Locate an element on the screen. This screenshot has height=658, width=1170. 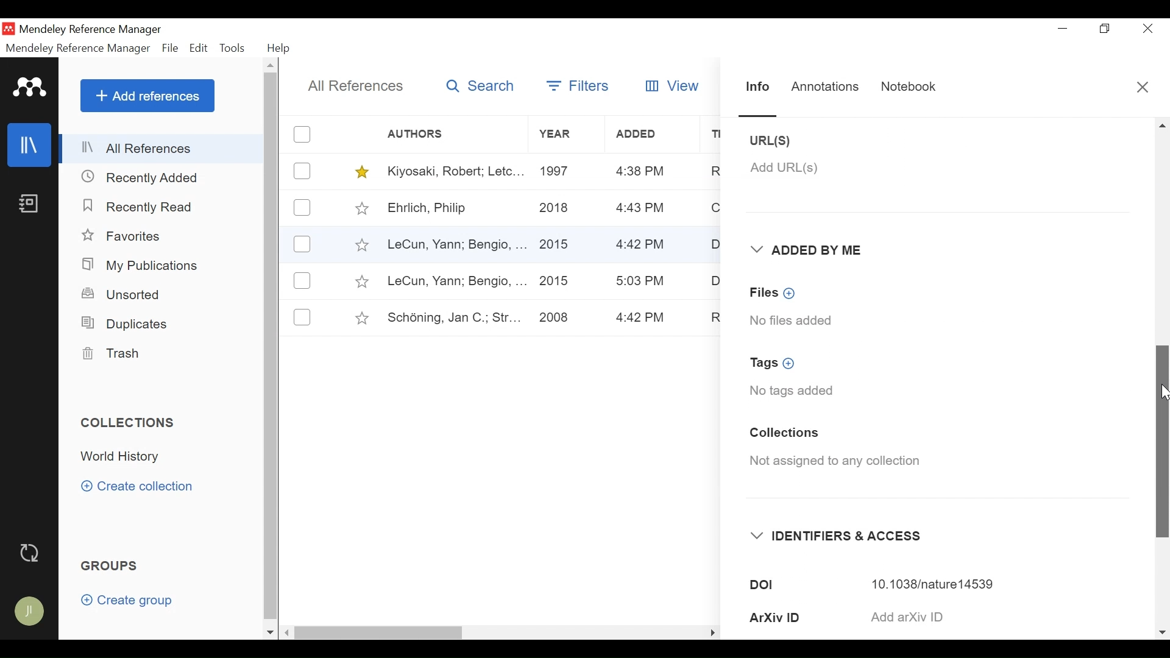
My Publications is located at coordinates (144, 266).